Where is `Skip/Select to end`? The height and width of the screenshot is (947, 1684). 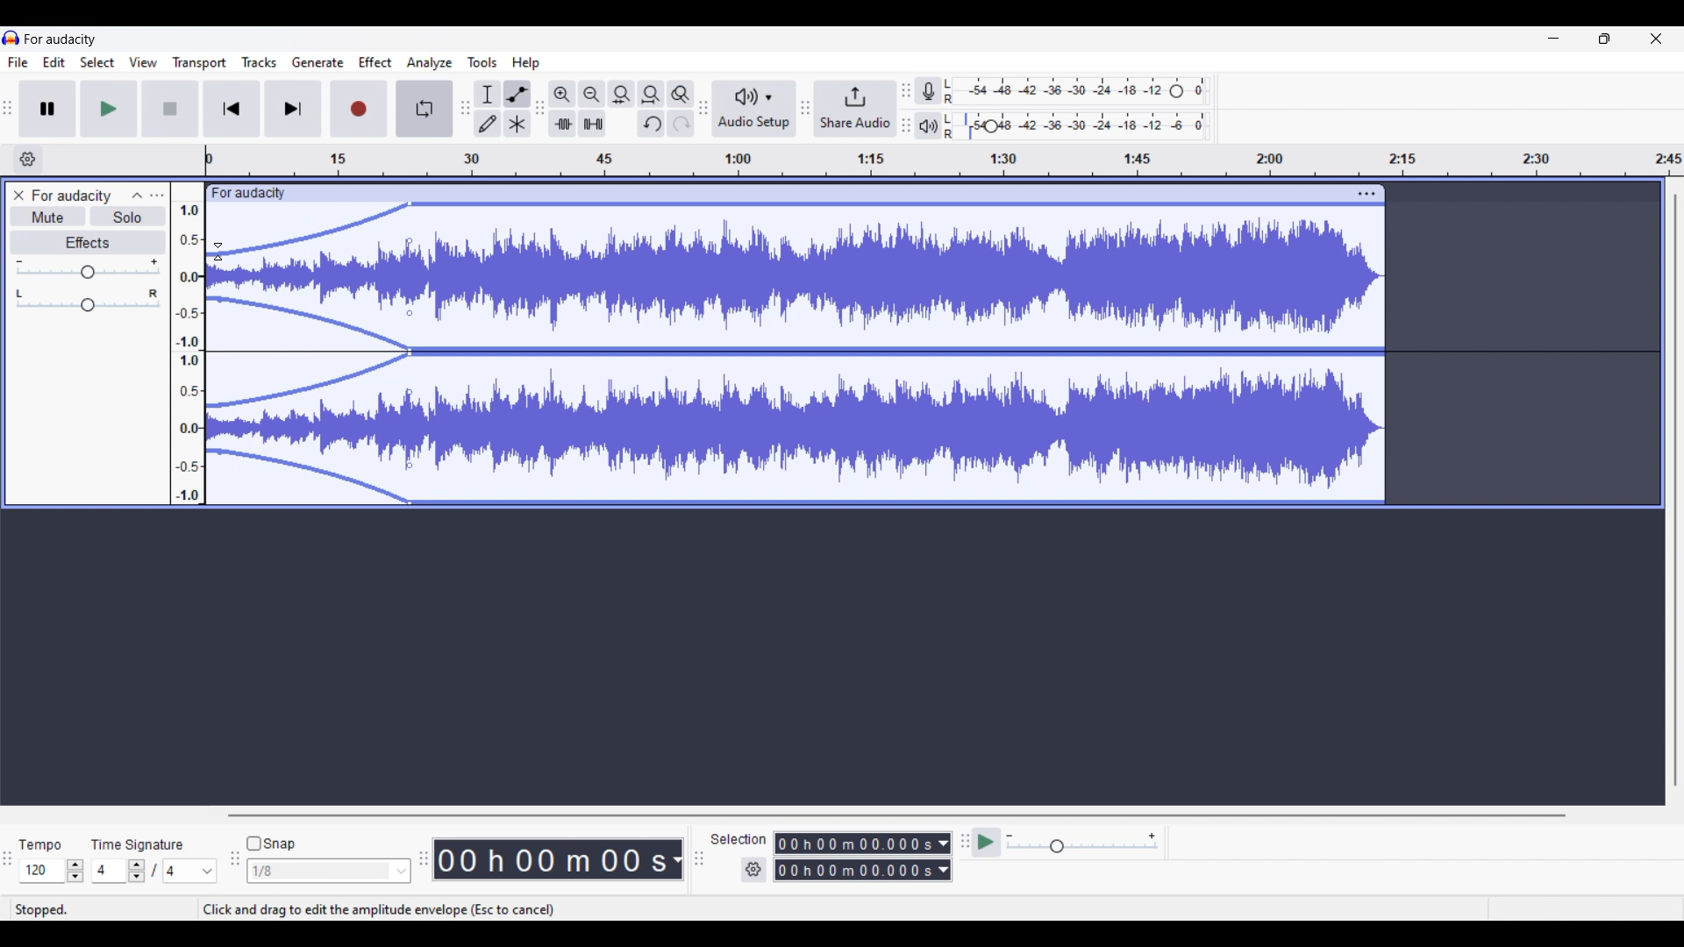
Skip/Select to end is located at coordinates (294, 109).